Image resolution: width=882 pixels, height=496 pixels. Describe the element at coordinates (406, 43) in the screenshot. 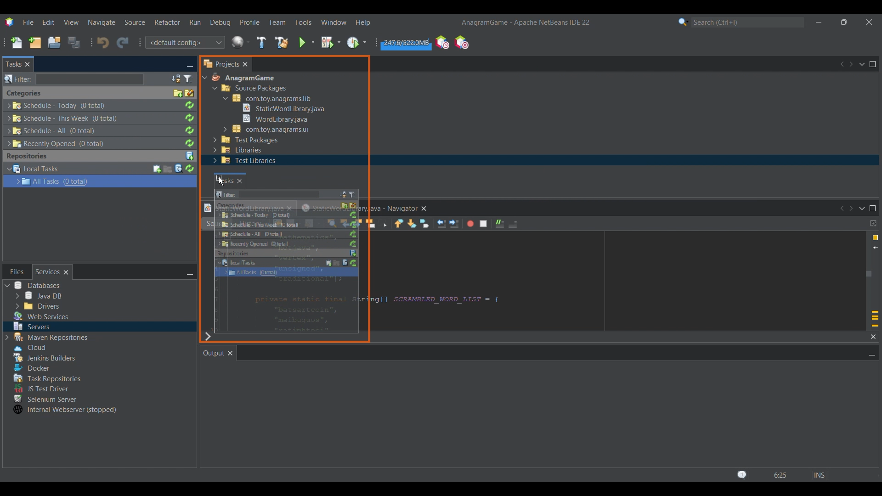

I see `Click to force garbage collection` at that location.